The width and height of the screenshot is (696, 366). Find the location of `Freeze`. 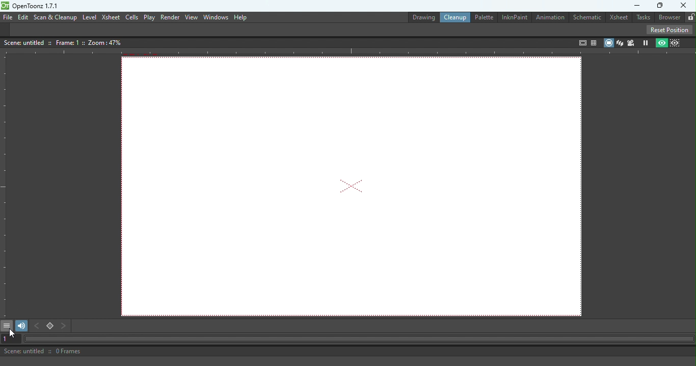

Freeze is located at coordinates (646, 42).